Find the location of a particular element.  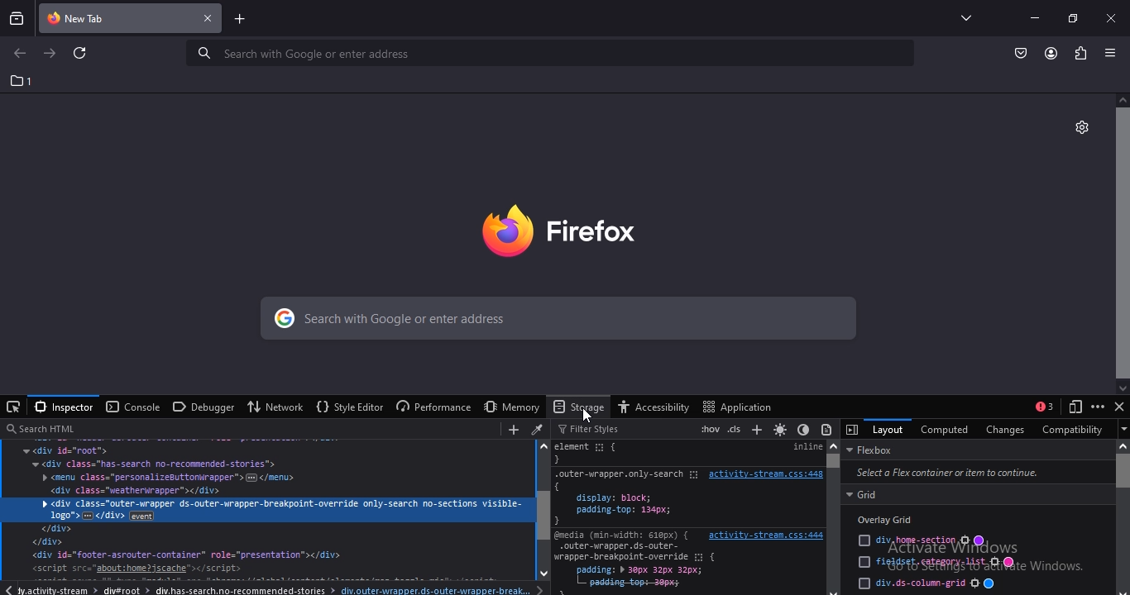

toggle psuedo classes is located at coordinates (708, 428).